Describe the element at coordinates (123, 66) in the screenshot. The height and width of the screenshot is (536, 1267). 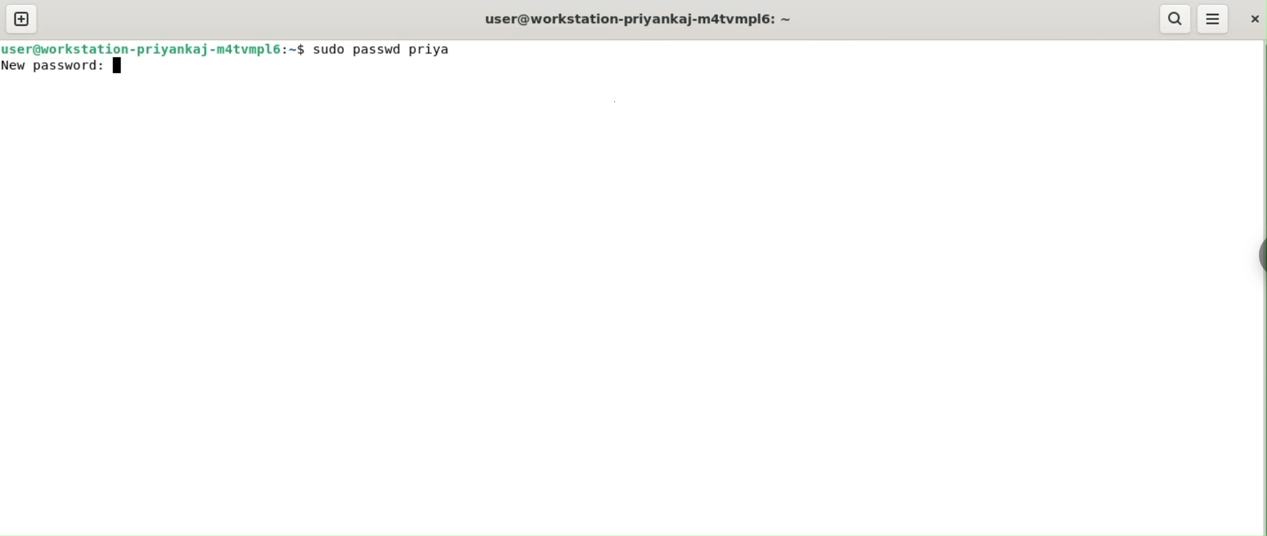
I see `text icon` at that location.